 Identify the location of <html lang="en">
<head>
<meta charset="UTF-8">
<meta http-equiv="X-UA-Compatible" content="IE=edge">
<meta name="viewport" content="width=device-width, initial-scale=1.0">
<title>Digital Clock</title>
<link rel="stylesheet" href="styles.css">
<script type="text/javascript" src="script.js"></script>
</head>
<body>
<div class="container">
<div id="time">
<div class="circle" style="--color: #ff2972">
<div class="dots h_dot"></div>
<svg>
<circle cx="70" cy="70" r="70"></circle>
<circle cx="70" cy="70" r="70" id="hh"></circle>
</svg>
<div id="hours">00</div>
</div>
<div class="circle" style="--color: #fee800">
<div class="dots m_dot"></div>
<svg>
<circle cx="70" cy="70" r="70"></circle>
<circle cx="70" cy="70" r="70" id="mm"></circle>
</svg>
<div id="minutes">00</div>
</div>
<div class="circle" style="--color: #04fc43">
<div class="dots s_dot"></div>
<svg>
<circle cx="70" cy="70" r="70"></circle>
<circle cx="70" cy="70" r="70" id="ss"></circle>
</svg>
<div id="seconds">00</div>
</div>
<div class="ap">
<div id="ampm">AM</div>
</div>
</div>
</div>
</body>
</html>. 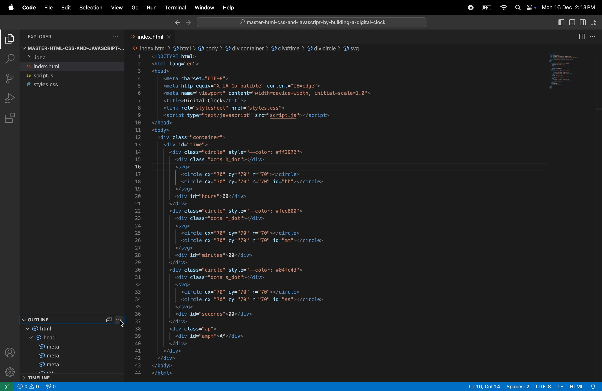
(269, 215).